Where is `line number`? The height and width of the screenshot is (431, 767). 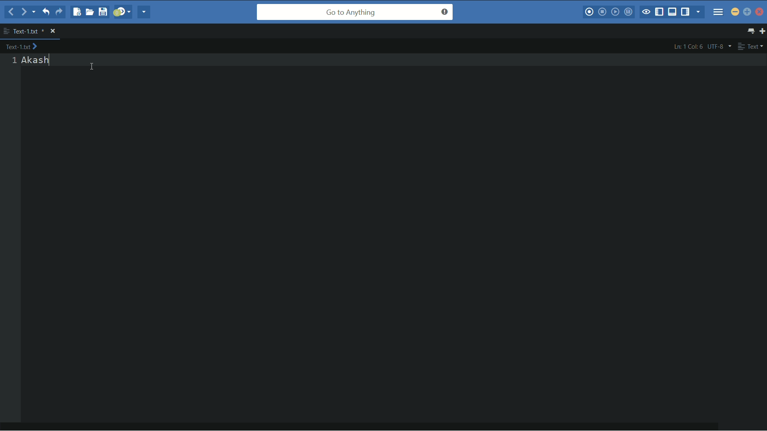
line number is located at coordinates (14, 60).